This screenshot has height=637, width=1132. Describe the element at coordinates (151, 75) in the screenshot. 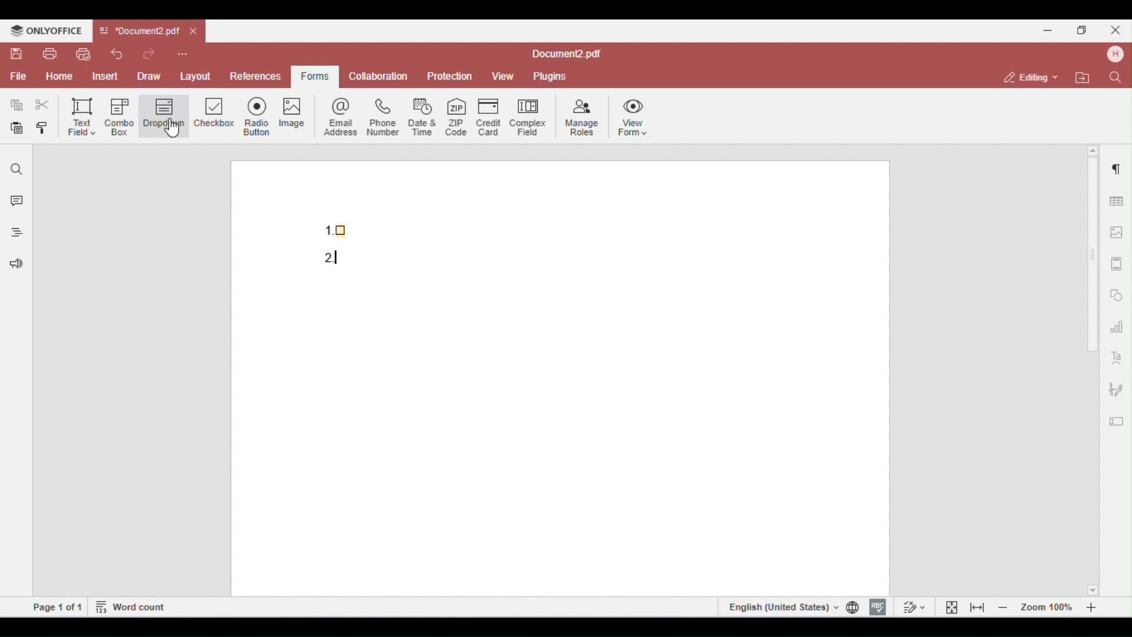

I see `draw` at that location.